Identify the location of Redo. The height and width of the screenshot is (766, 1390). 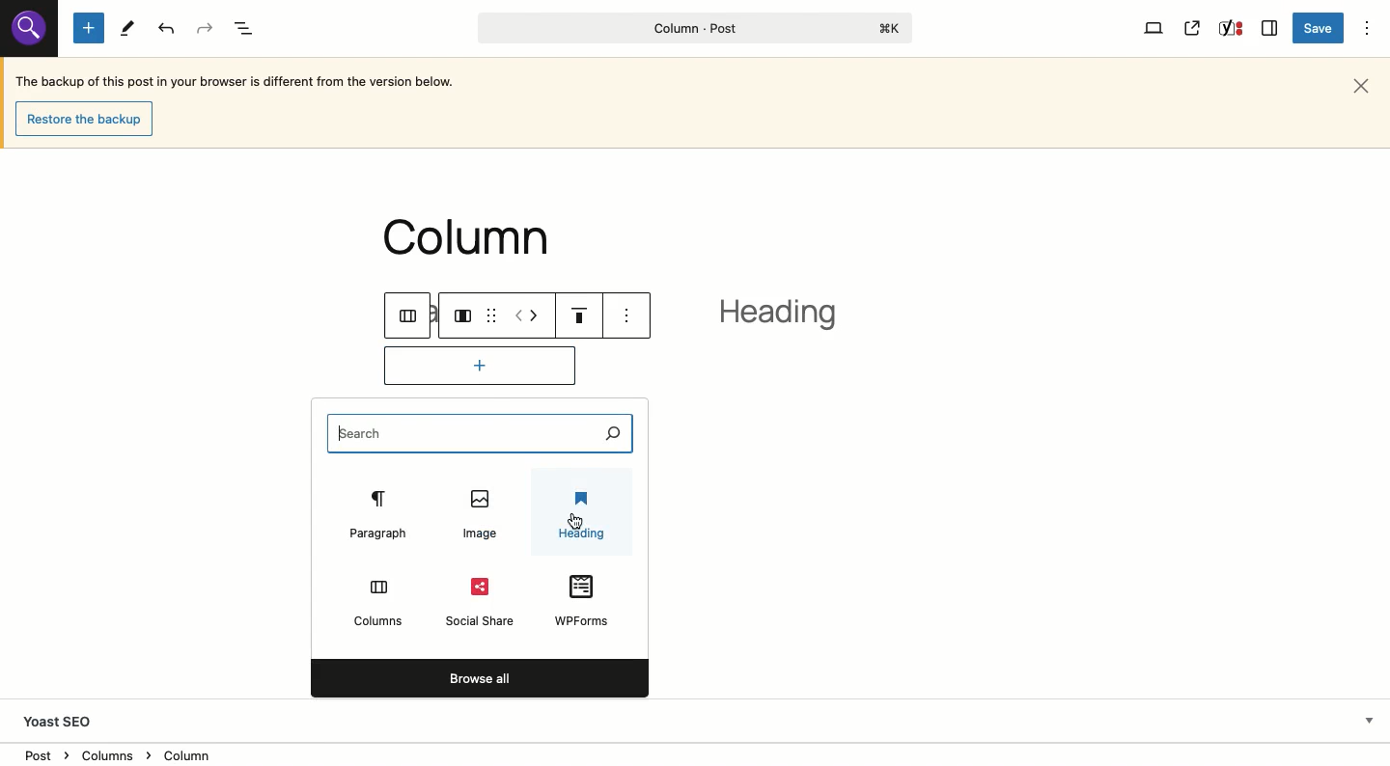
(206, 29).